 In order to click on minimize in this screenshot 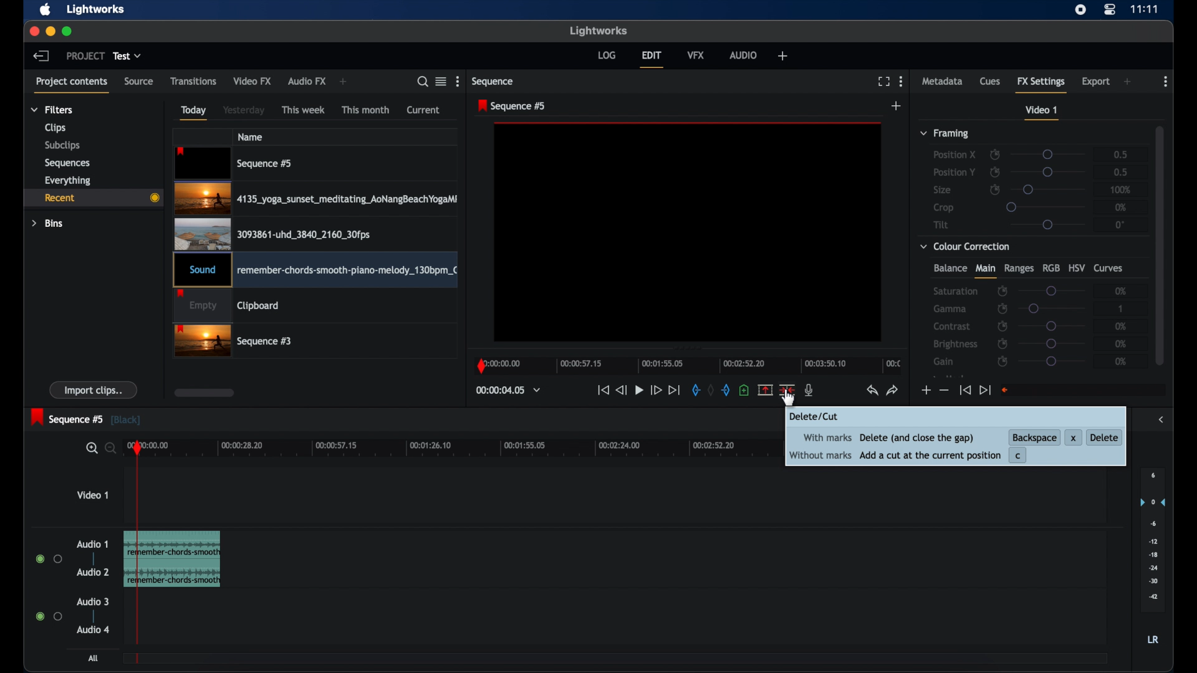, I will do `click(50, 32)`.